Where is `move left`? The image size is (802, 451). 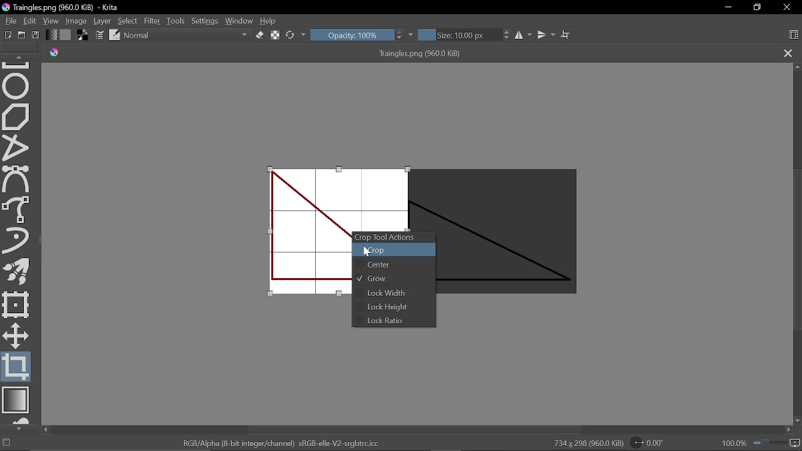 move left is located at coordinates (45, 430).